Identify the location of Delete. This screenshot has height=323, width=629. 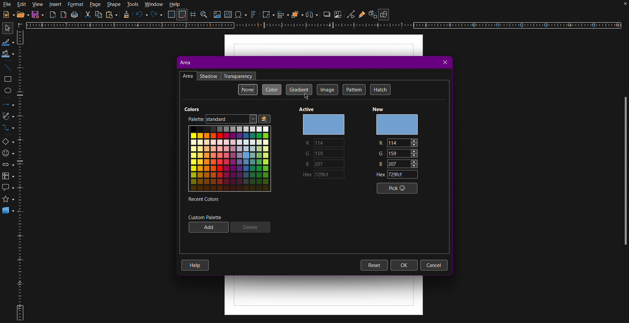
(250, 228).